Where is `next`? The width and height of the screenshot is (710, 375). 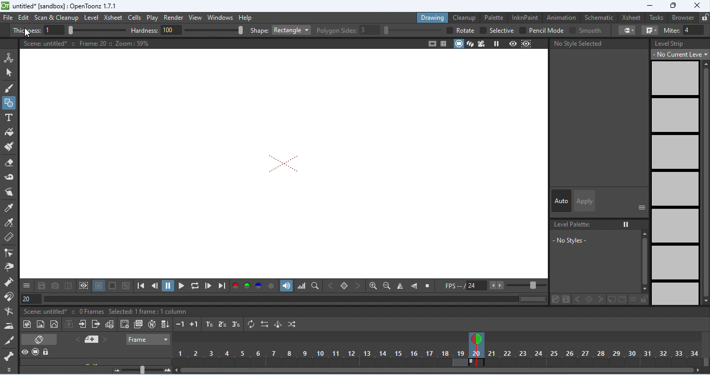 next is located at coordinates (108, 339).